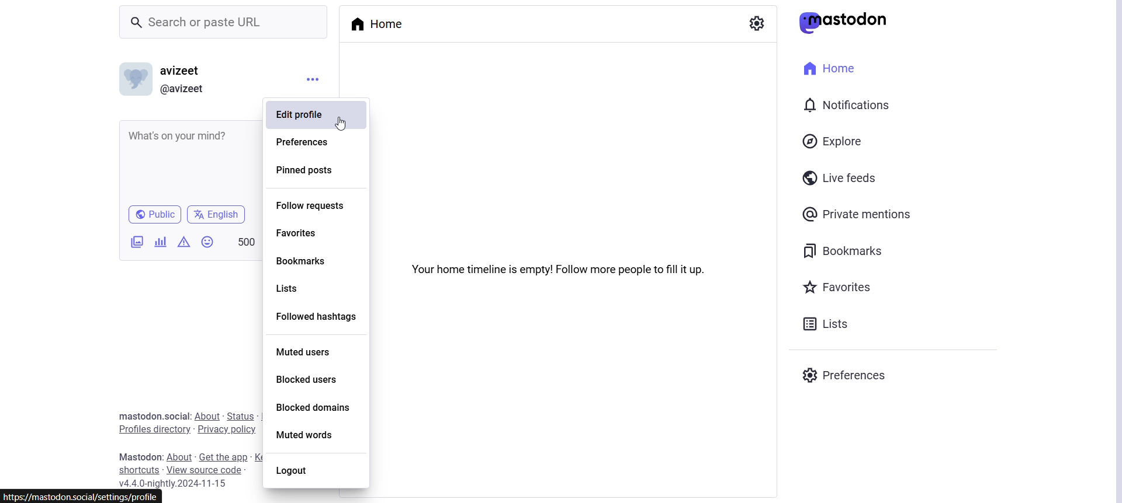 The height and width of the screenshot is (503, 1122). Describe the element at coordinates (314, 435) in the screenshot. I see `Muted Words` at that location.